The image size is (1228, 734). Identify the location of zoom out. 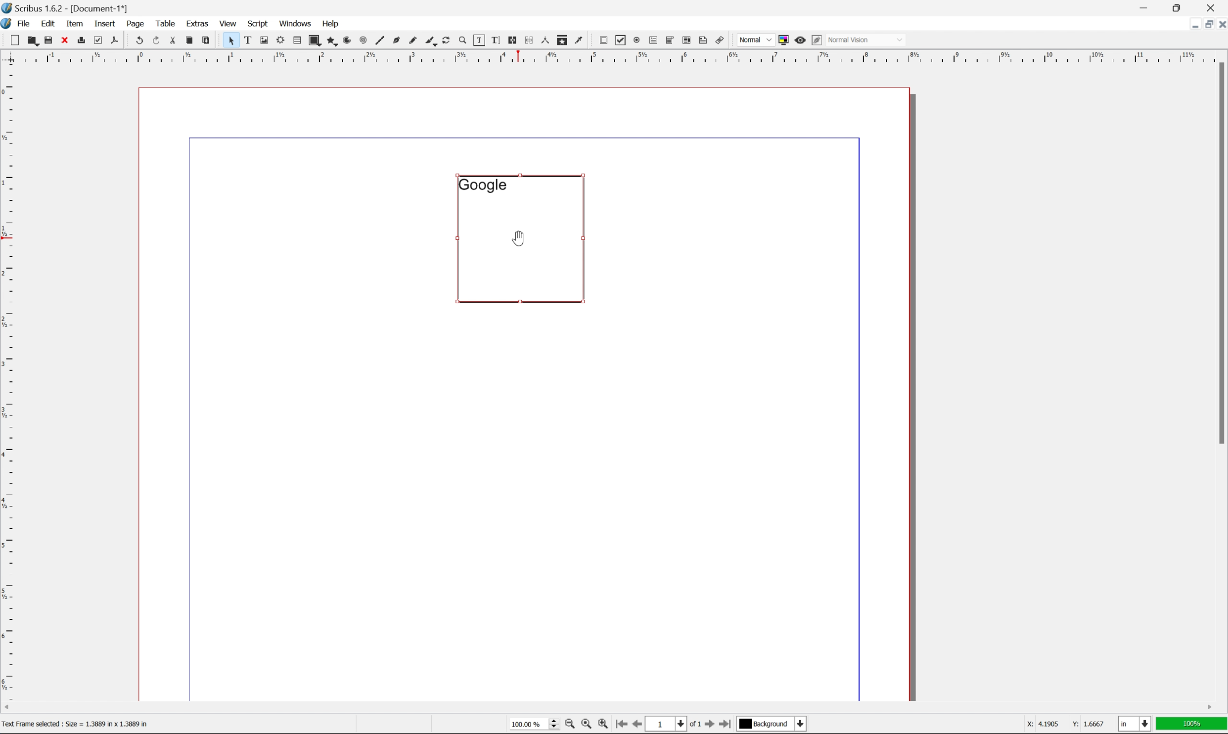
(567, 726).